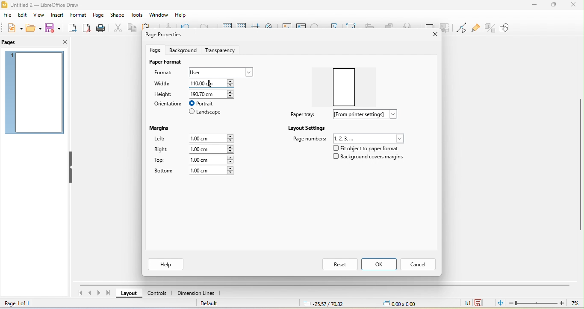 This screenshot has width=584, height=309. Describe the element at coordinates (163, 171) in the screenshot. I see `bottom` at that location.